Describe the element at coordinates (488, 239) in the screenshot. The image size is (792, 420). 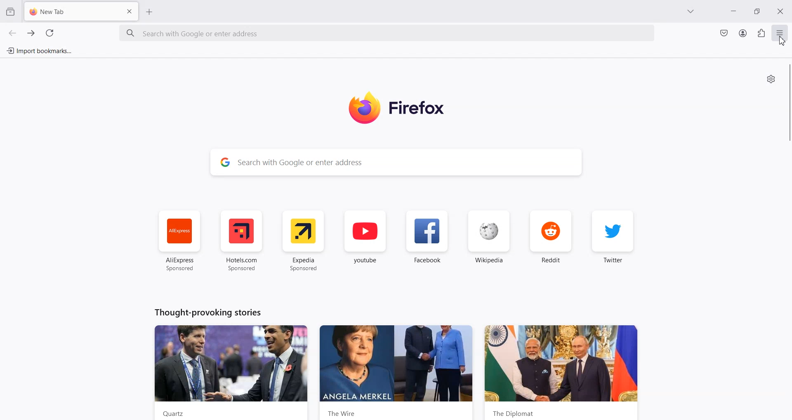
I see `Wikipedia` at that location.